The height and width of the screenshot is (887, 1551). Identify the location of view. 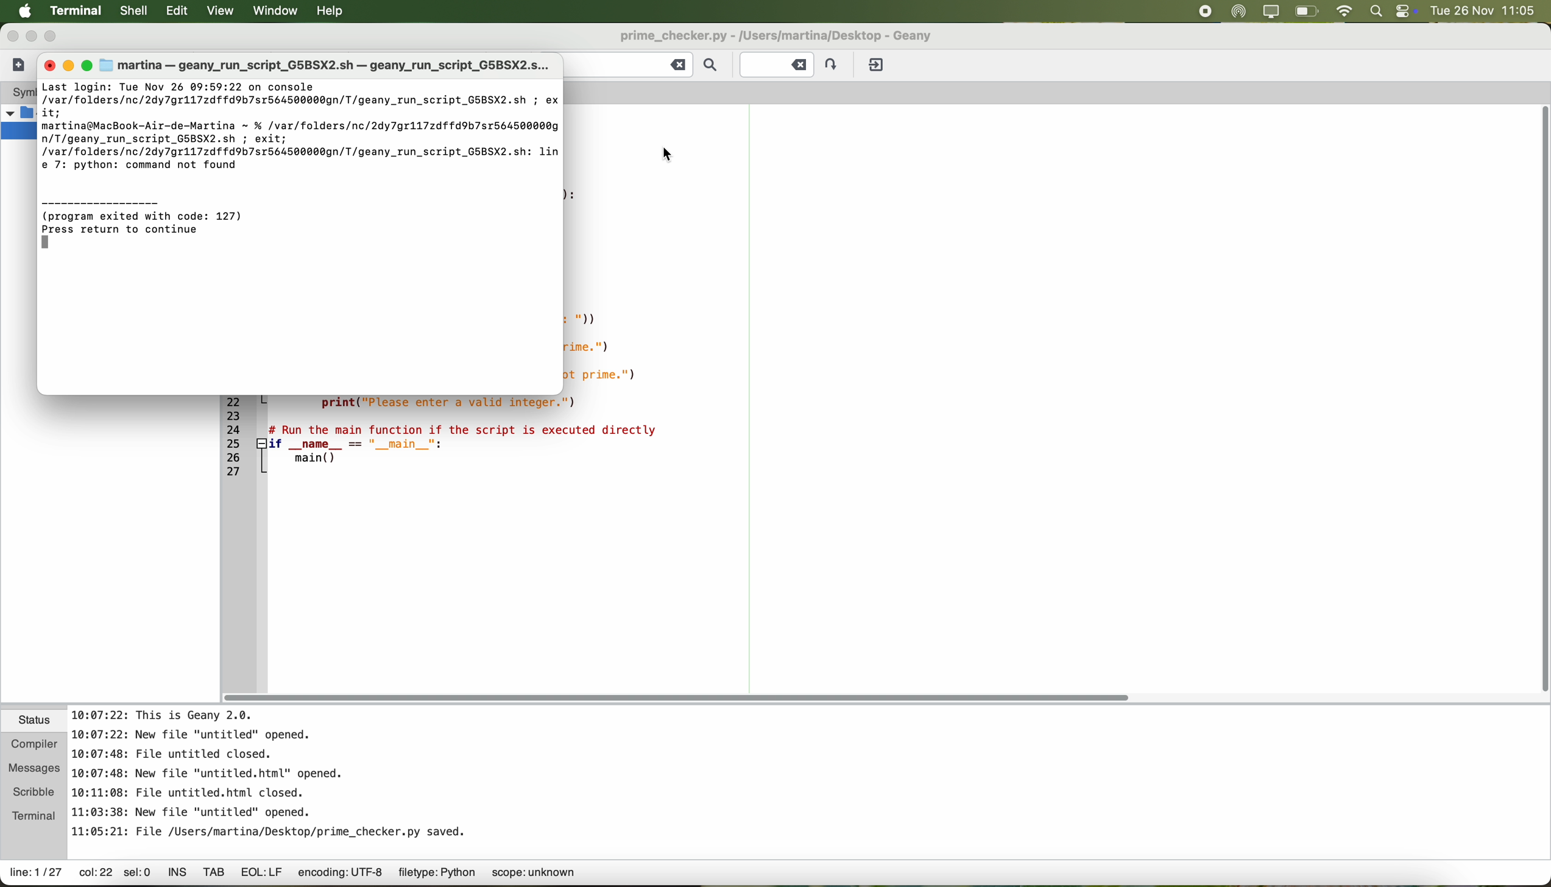
(221, 10).